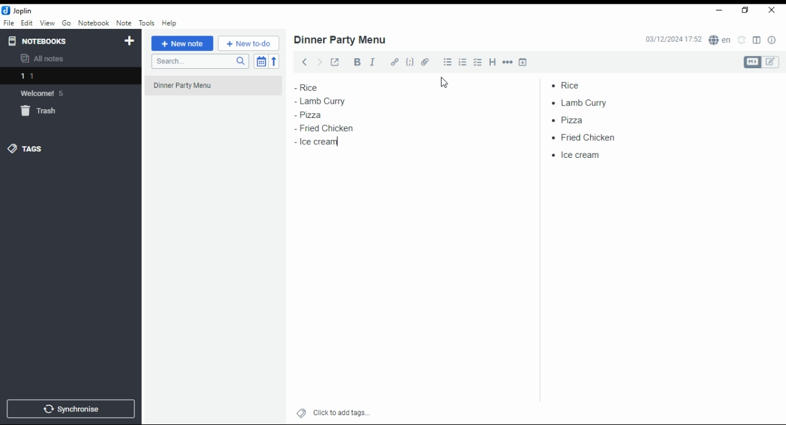 This screenshot has width=786, height=425. I want to click on hyperlink, so click(395, 63).